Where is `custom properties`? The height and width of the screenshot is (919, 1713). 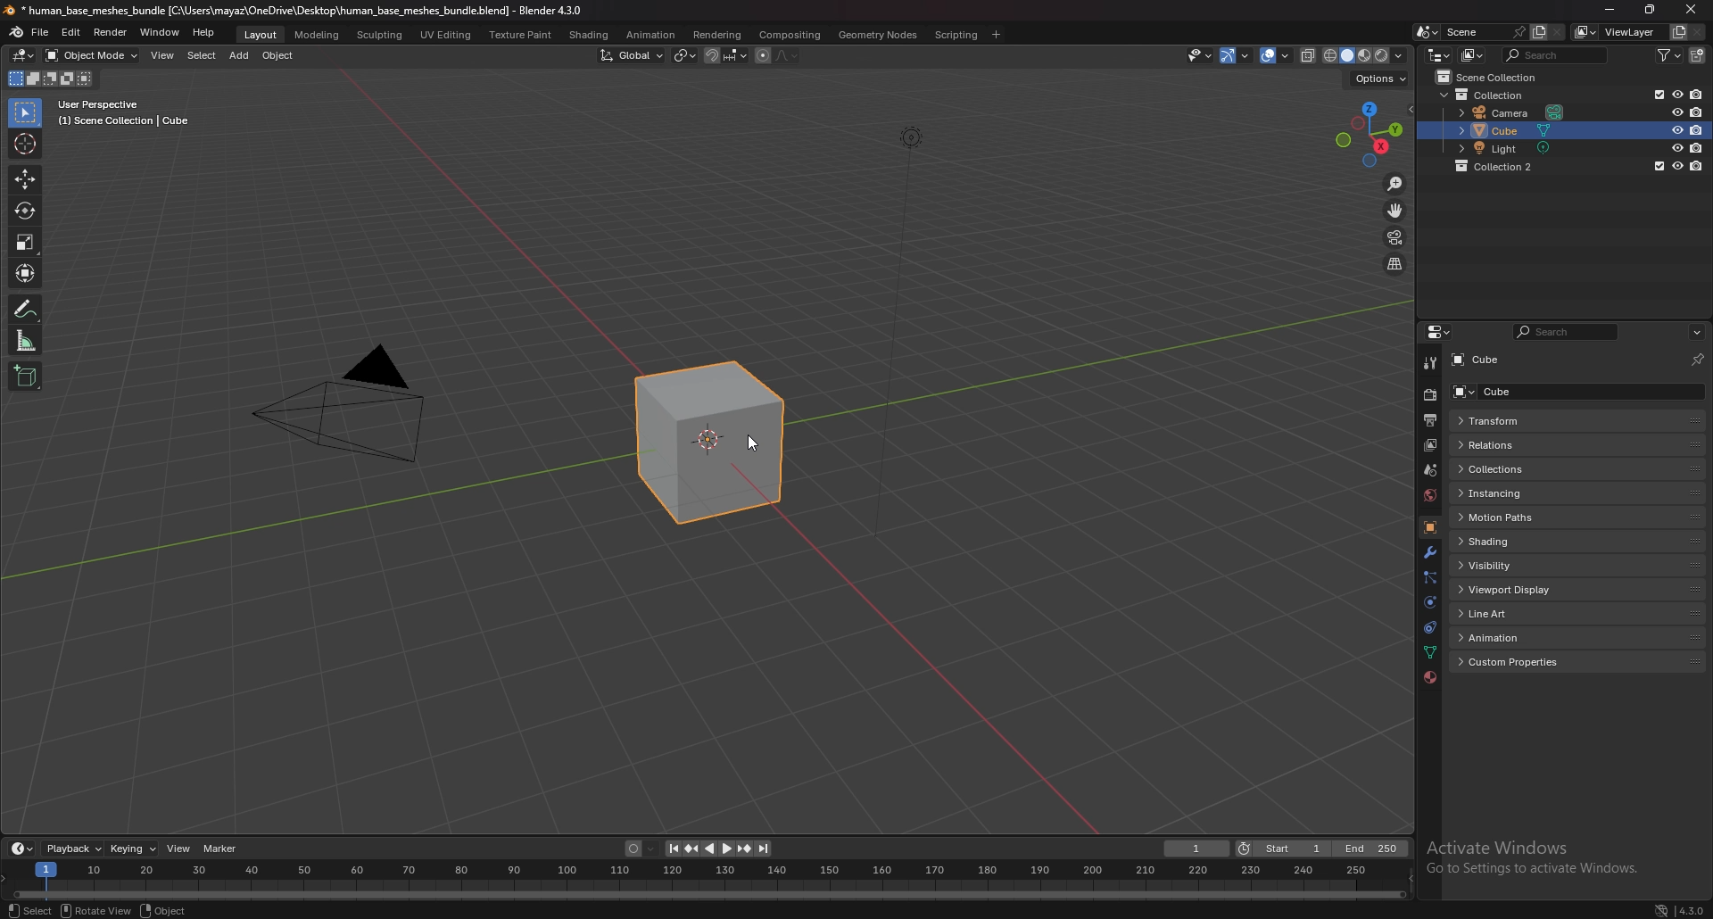
custom properties is located at coordinates (1524, 663).